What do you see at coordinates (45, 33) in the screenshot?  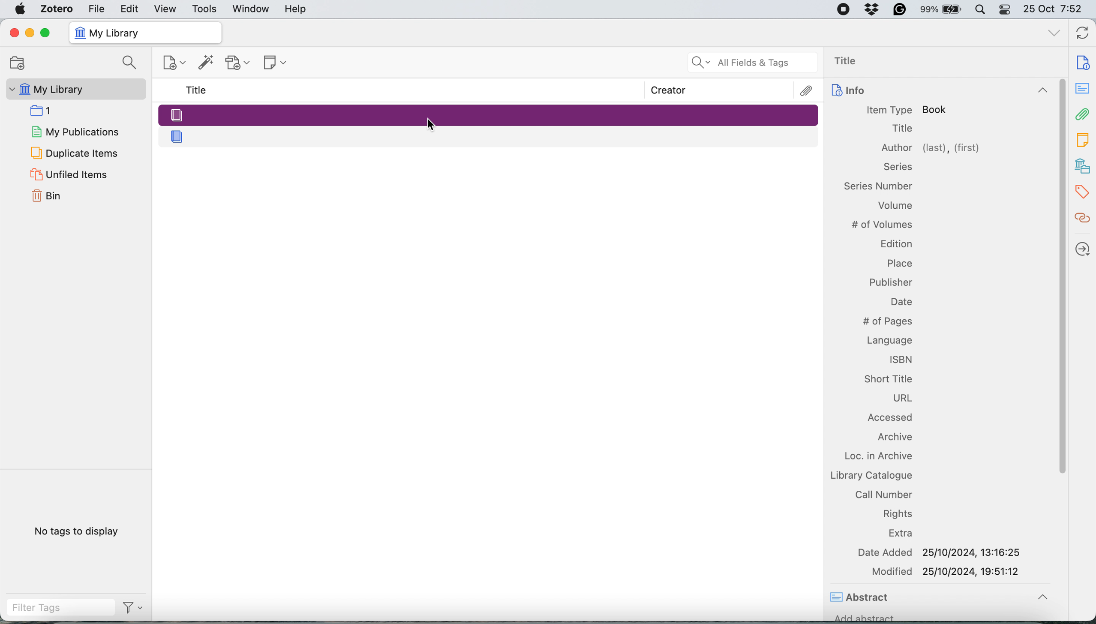 I see `Maximize` at bounding box center [45, 33].